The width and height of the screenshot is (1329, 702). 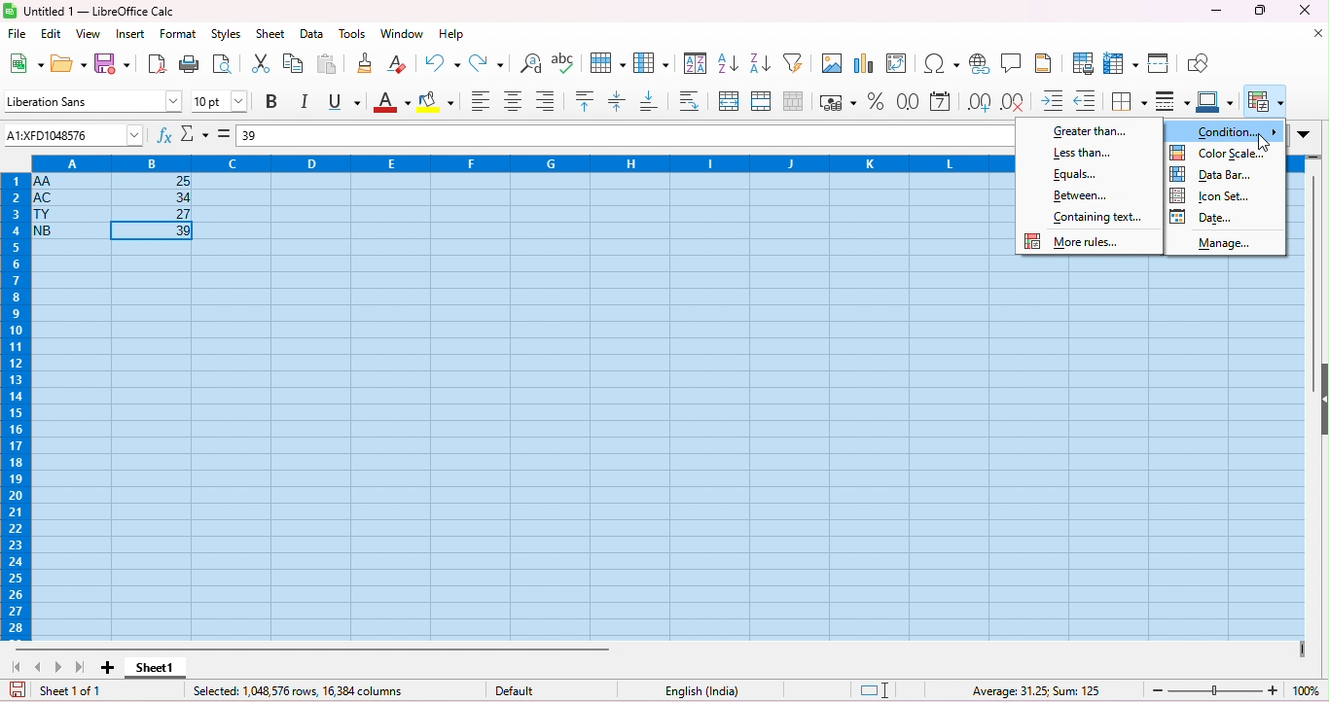 I want to click on first sheet, so click(x=21, y=667).